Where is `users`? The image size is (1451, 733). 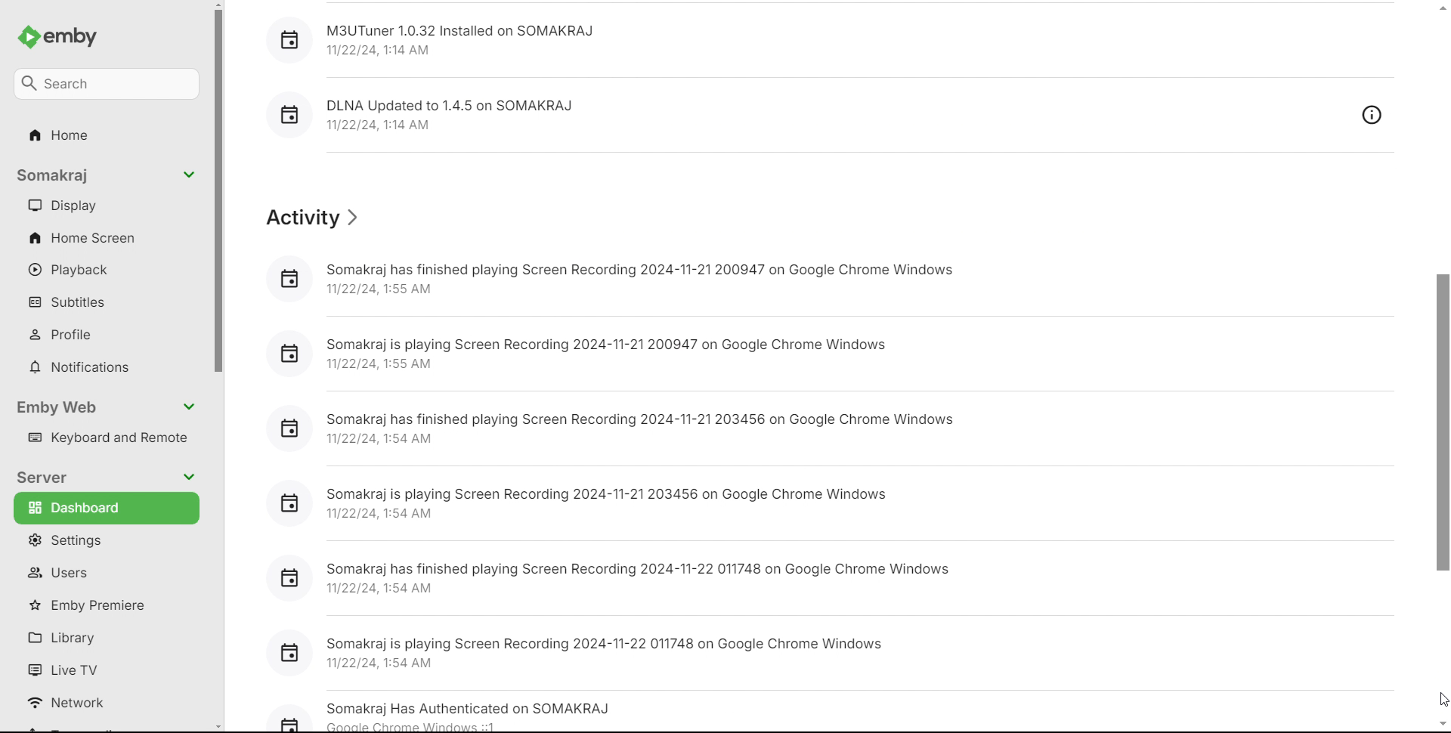
users is located at coordinates (104, 572).